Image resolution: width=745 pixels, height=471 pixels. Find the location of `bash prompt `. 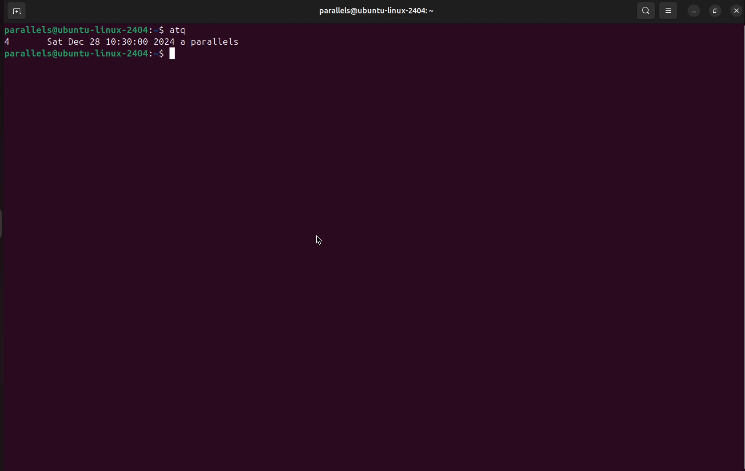

bash prompt  is located at coordinates (91, 54).